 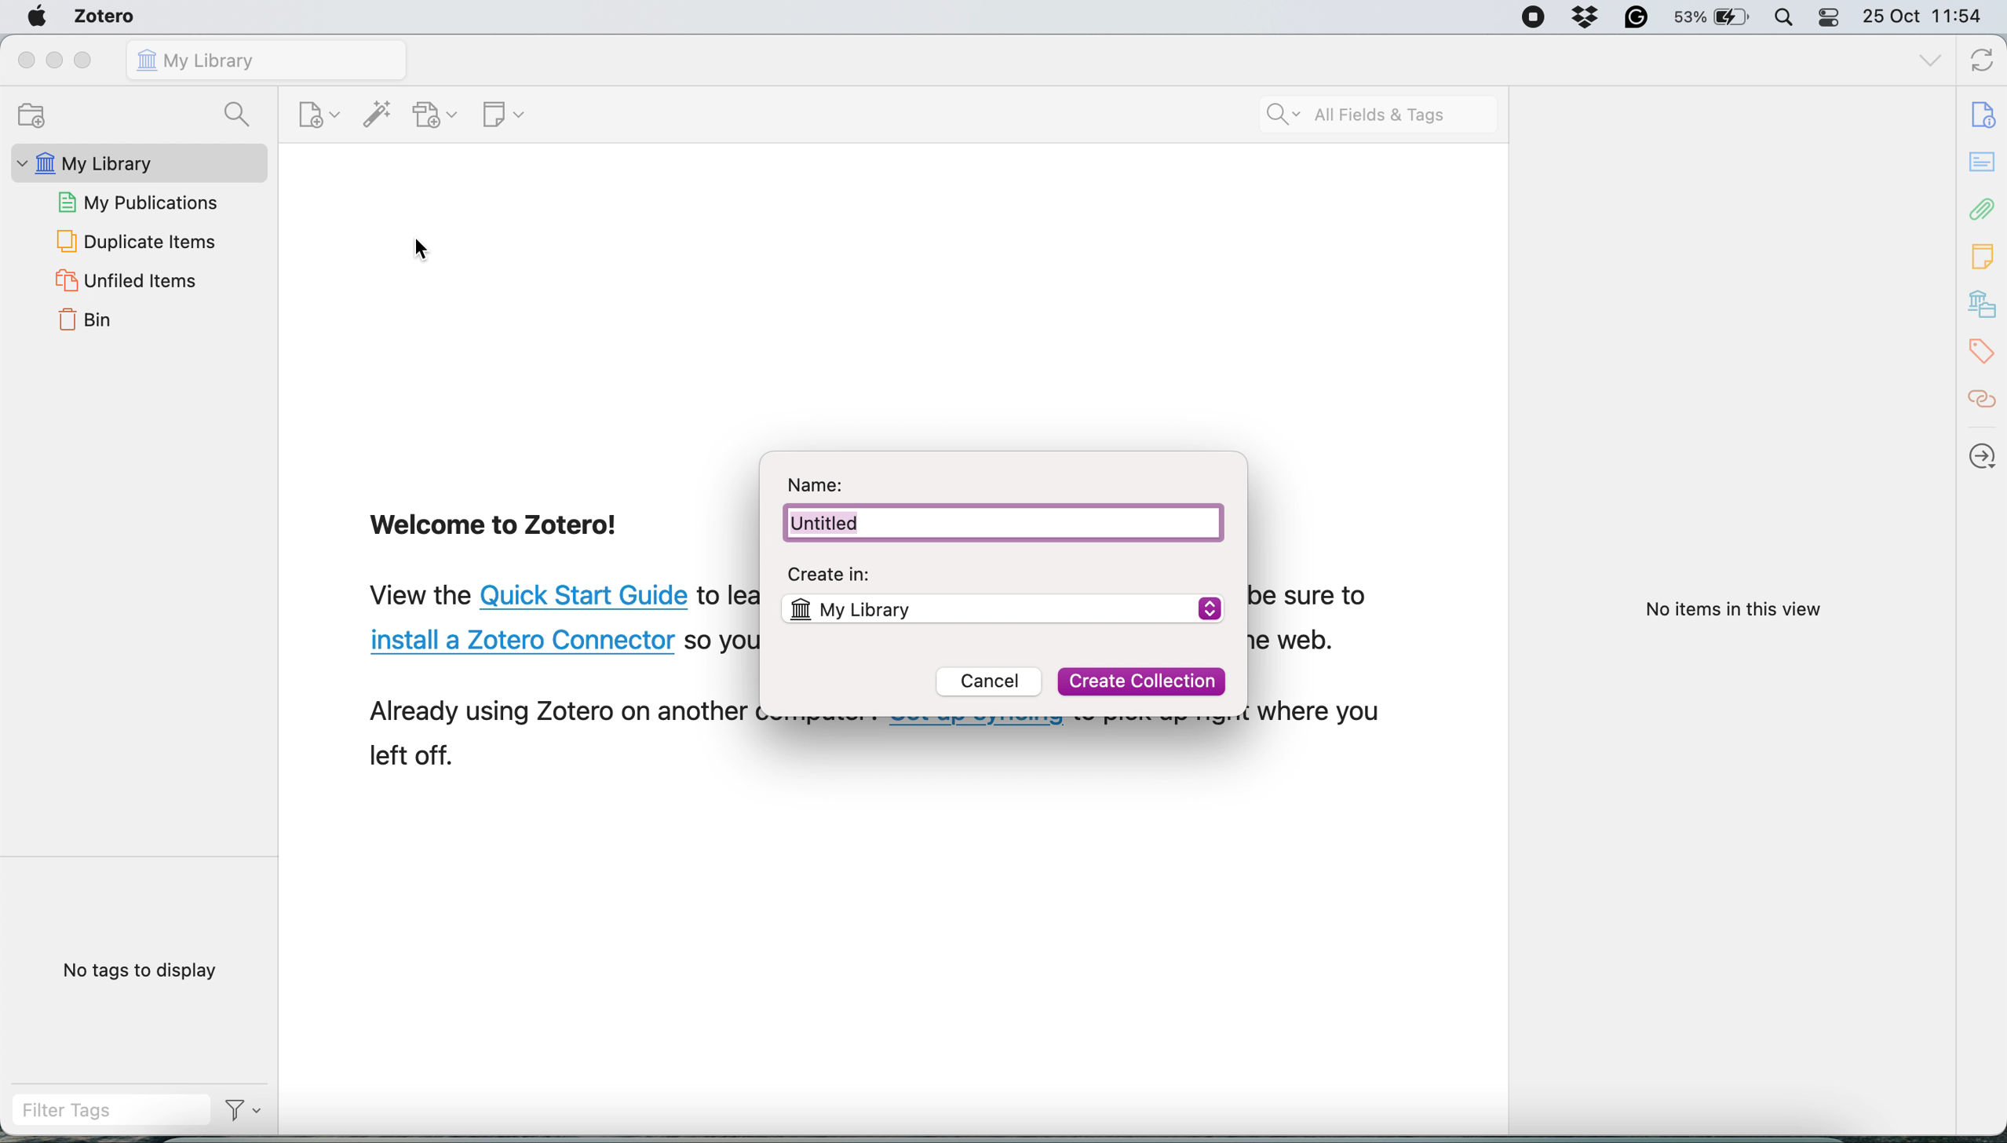 What do you see at coordinates (992, 685) in the screenshot?
I see `Cancel` at bounding box center [992, 685].